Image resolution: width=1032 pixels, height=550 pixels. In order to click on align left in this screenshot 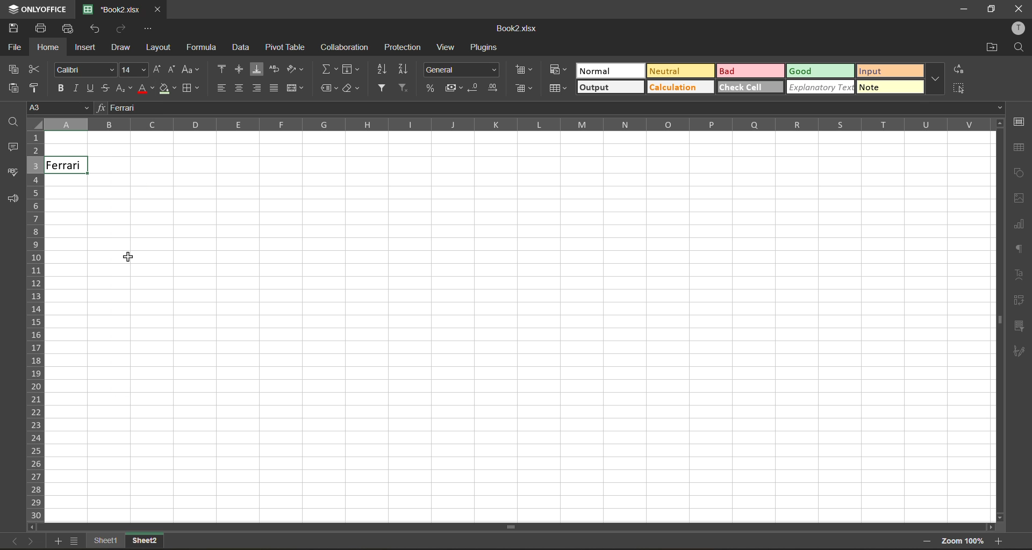, I will do `click(220, 87)`.